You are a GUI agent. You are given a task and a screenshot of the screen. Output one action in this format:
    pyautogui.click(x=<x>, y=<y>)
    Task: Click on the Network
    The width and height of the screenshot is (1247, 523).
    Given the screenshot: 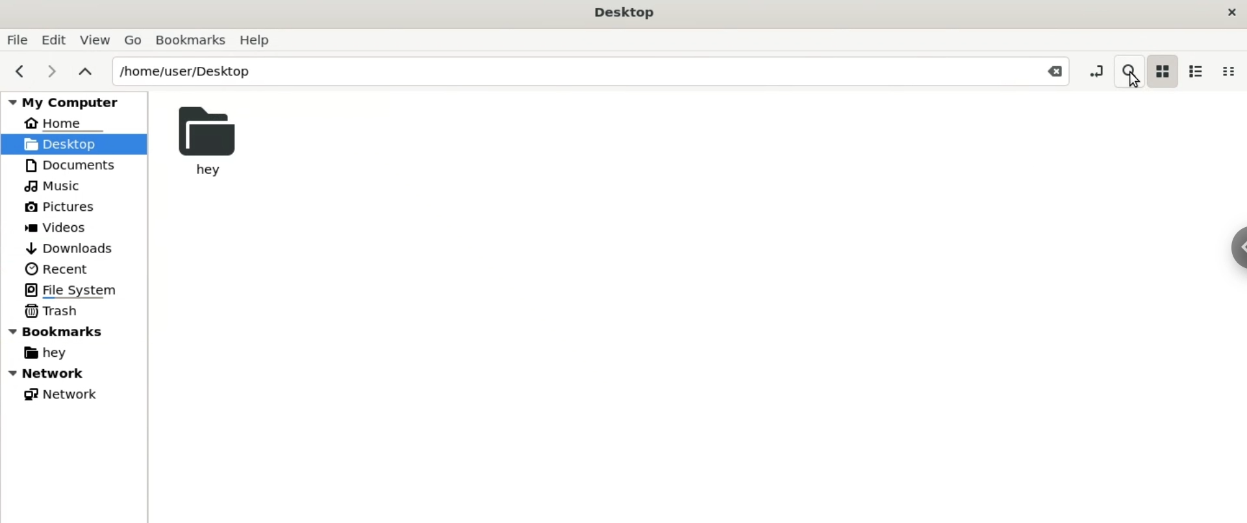 What is the action you would take?
    pyautogui.click(x=58, y=393)
    